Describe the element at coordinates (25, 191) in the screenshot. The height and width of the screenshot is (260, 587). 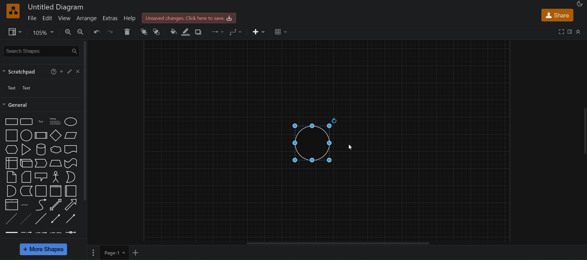
I see `data storage` at that location.